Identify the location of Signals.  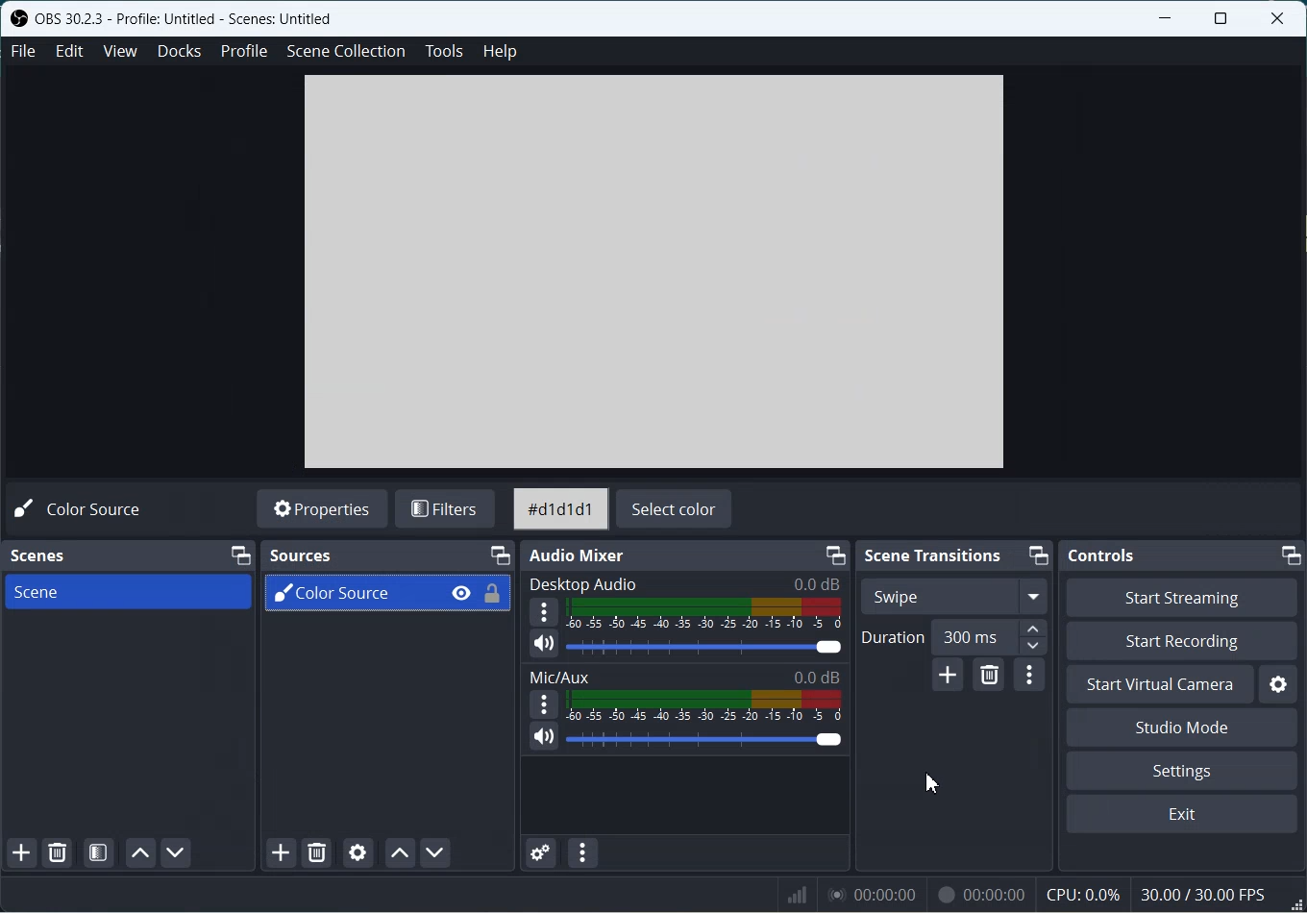
(790, 892).